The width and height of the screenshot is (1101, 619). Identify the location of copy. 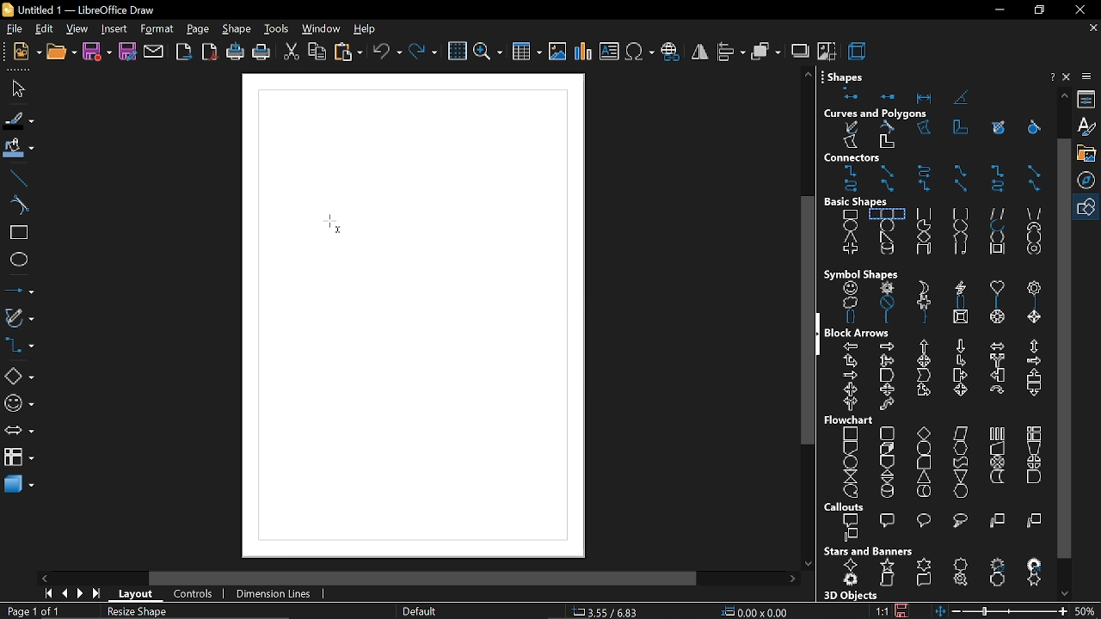
(317, 53).